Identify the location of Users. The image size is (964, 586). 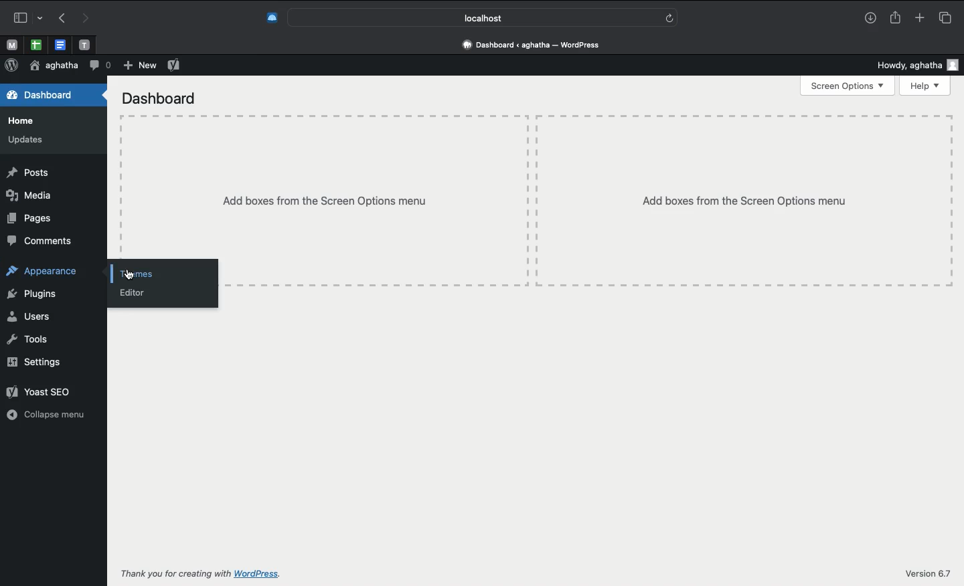
(29, 318).